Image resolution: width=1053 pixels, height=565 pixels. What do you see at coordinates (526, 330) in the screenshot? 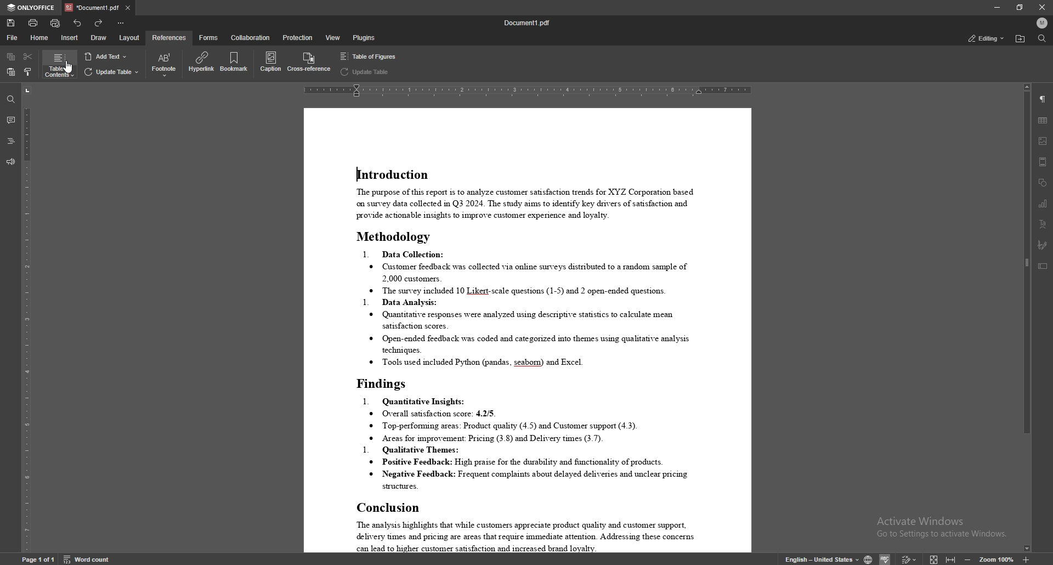
I see `document` at bounding box center [526, 330].